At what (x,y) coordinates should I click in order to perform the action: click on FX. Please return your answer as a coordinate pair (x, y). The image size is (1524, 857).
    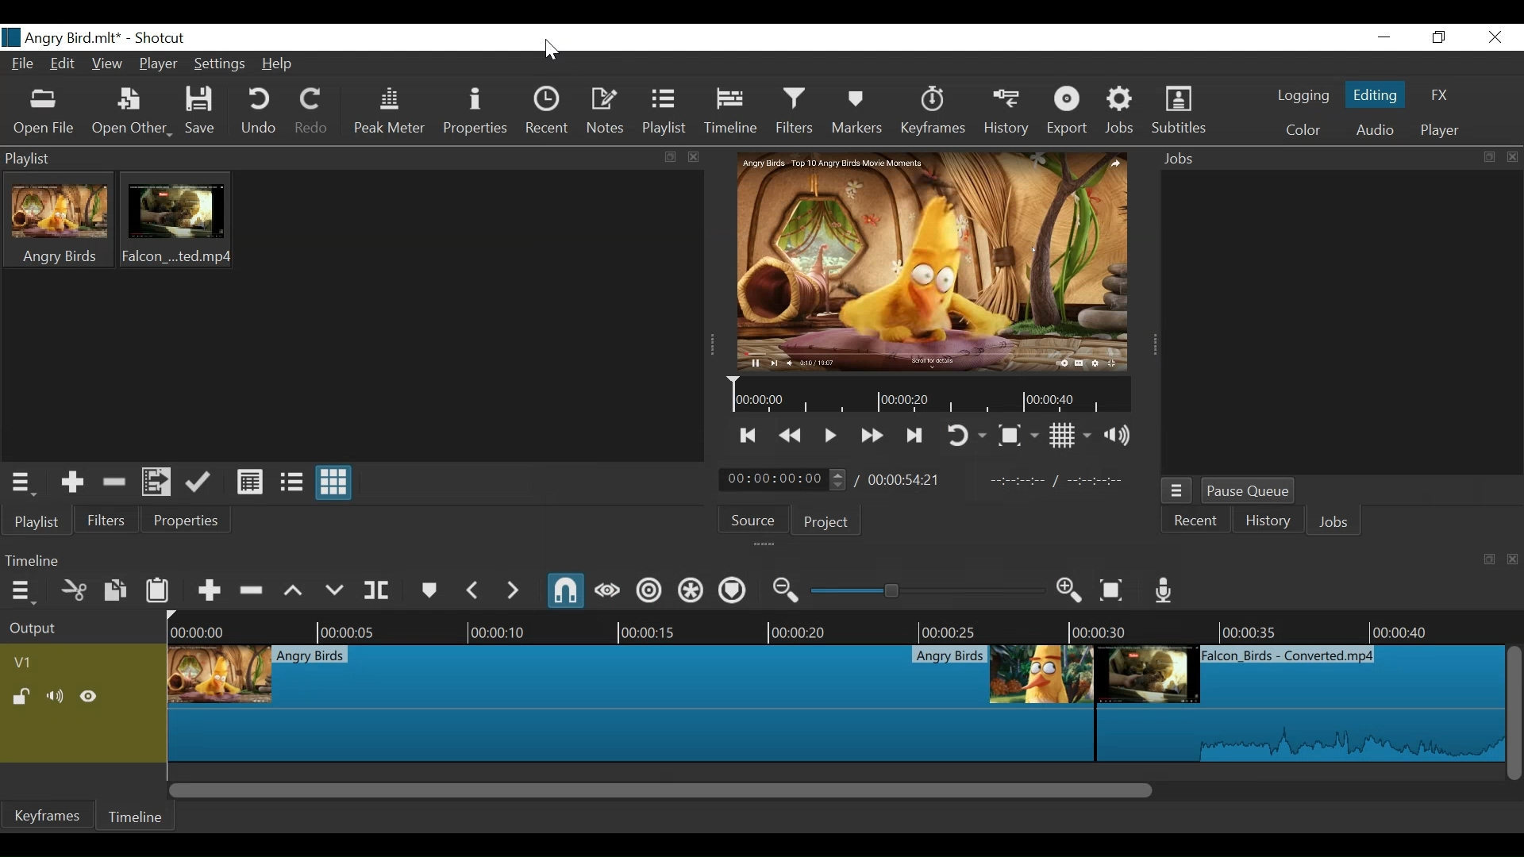
    Looking at the image, I should click on (1442, 94).